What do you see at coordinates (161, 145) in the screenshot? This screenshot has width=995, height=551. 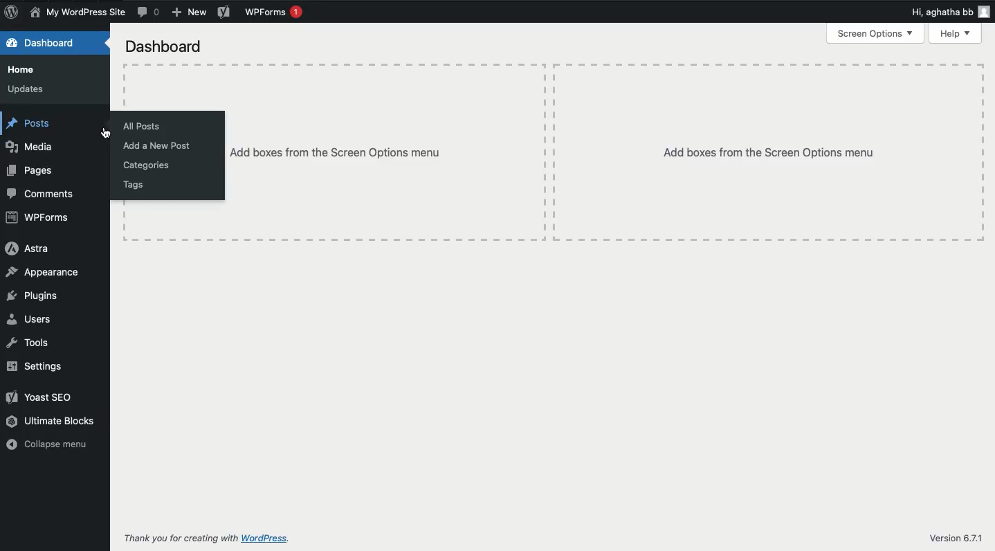 I see `Add a new post ` at bounding box center [161, 145].